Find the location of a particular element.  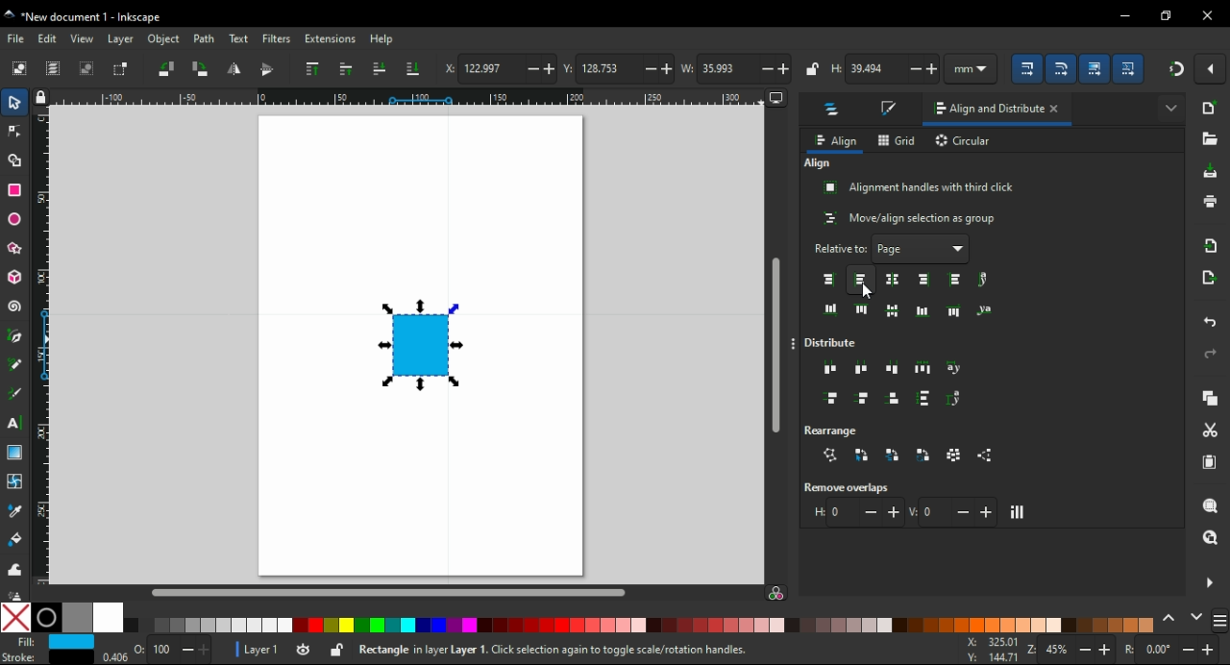

distribute horizontally with even spacing between right edges is located at coordinates (890, 370).